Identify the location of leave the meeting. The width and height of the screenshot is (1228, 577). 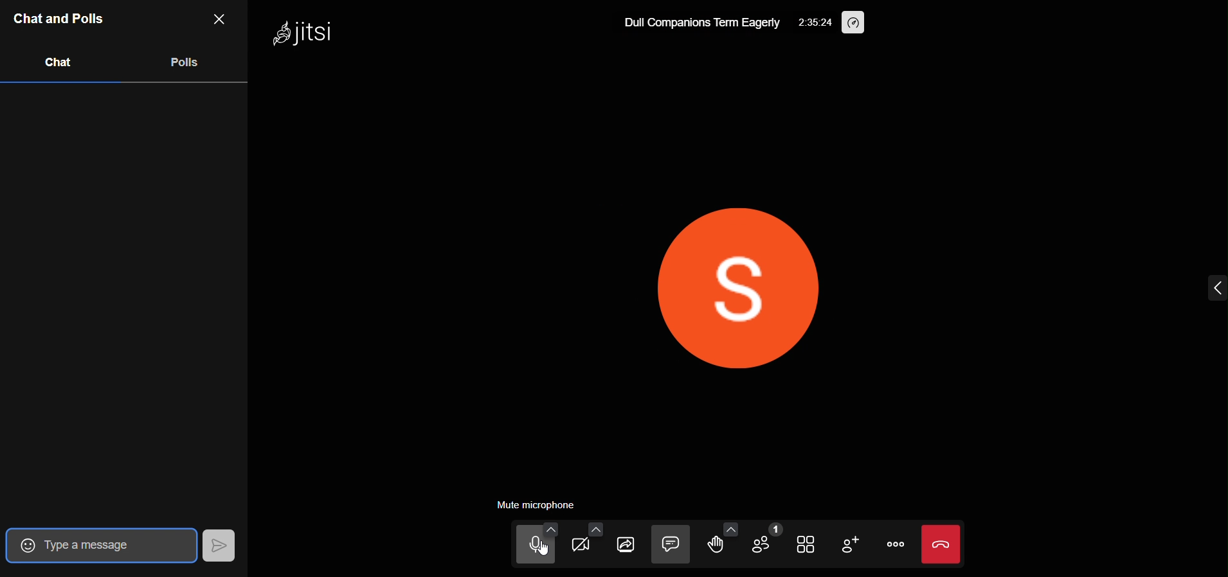
(943, 544).